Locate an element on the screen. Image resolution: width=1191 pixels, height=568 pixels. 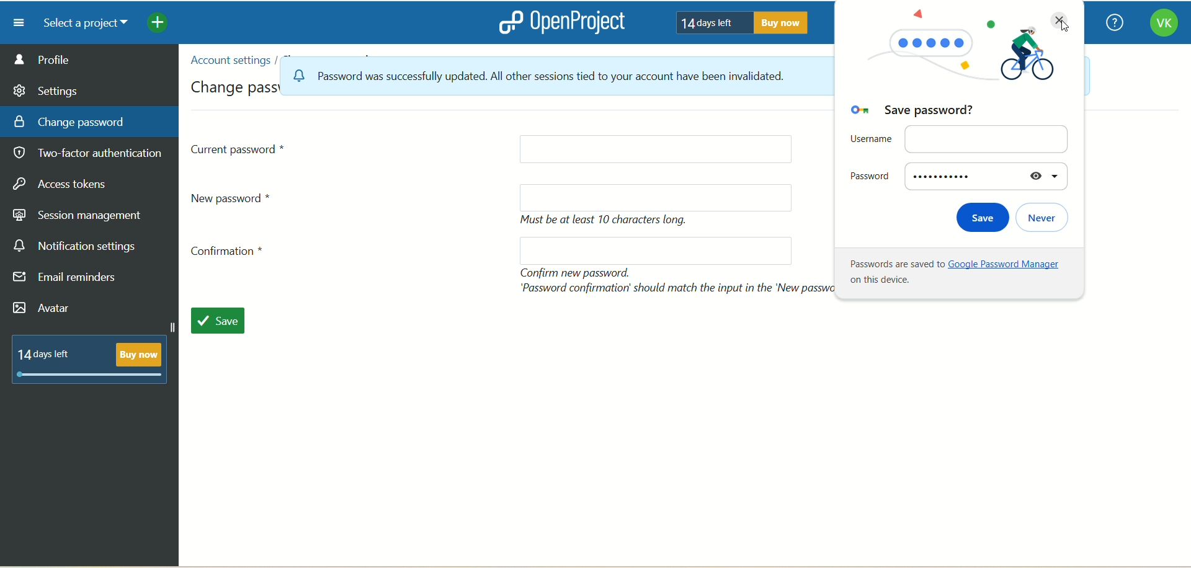
cursor is located at coordinates (1067, 30).